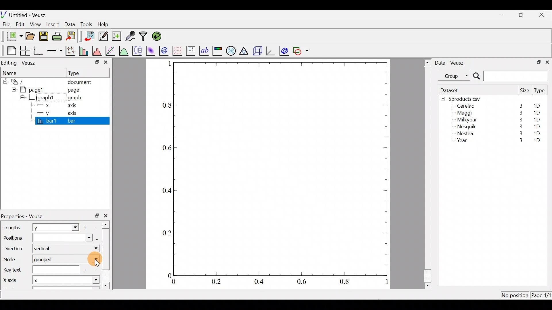 Image resolution: width=552 pixels, height=310 pixels. What do you see at coordinates (301, 50) in the screenshot?
I see `Add a shape to the plot.` at bounding box center [301, 50].